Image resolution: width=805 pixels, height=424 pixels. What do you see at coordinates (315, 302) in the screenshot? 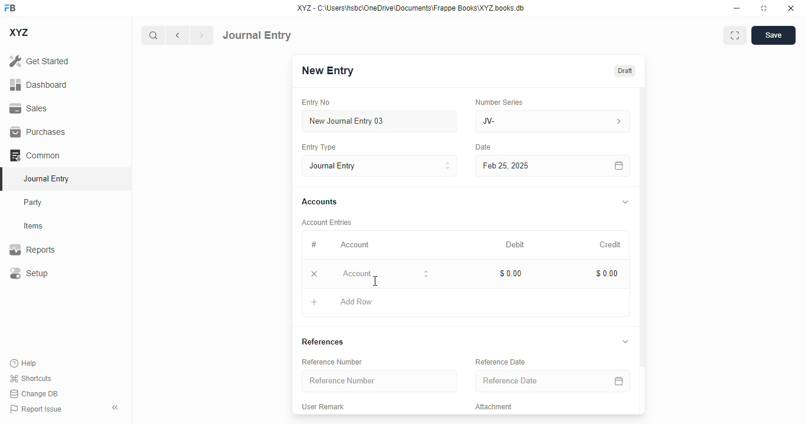
I see `add` at bounding box center [315, 302].